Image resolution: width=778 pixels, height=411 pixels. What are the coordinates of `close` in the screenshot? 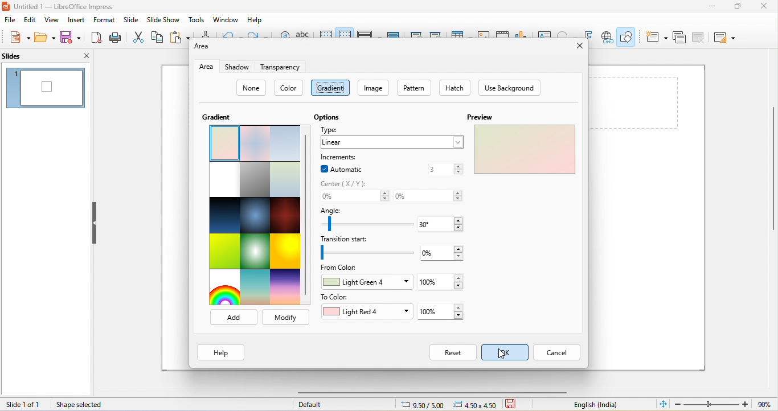 It's located at (79, 55).